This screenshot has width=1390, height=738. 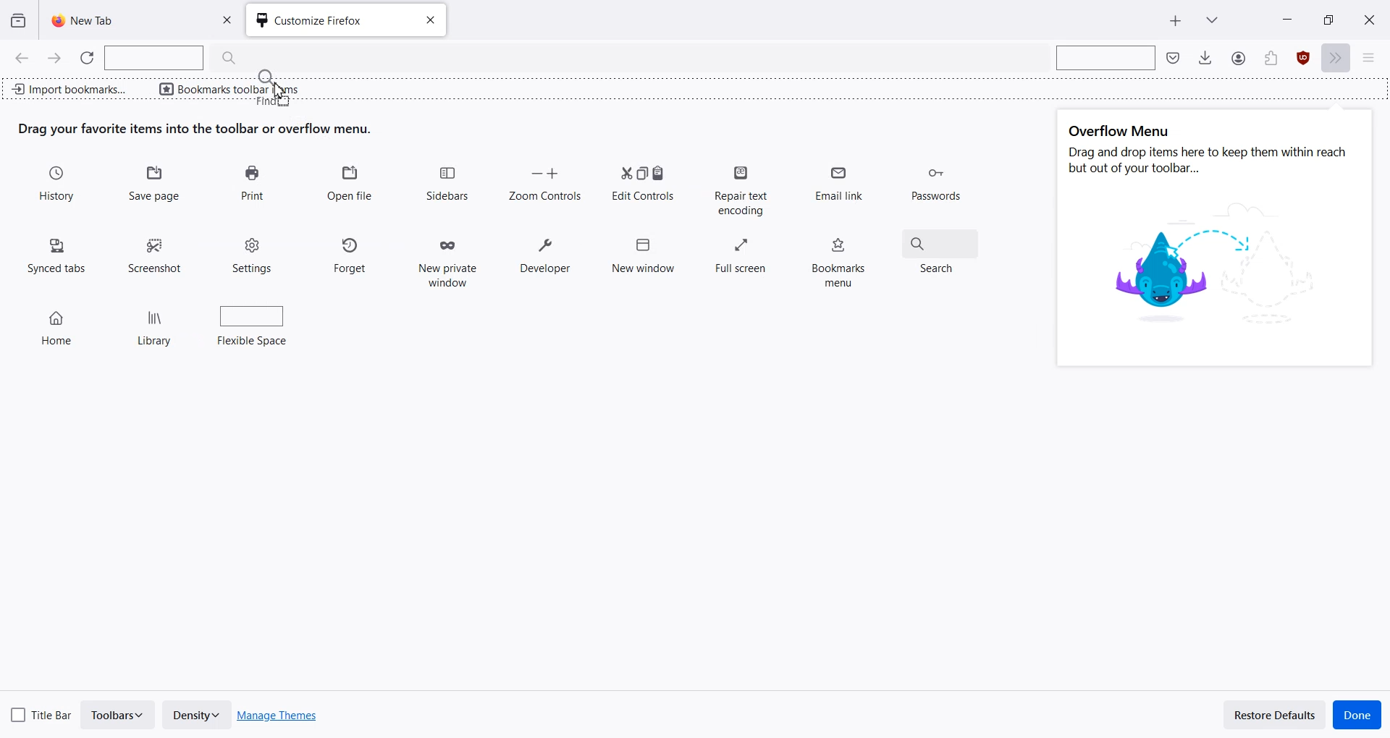 I want to click on Done, so click(x=1357, y=715).